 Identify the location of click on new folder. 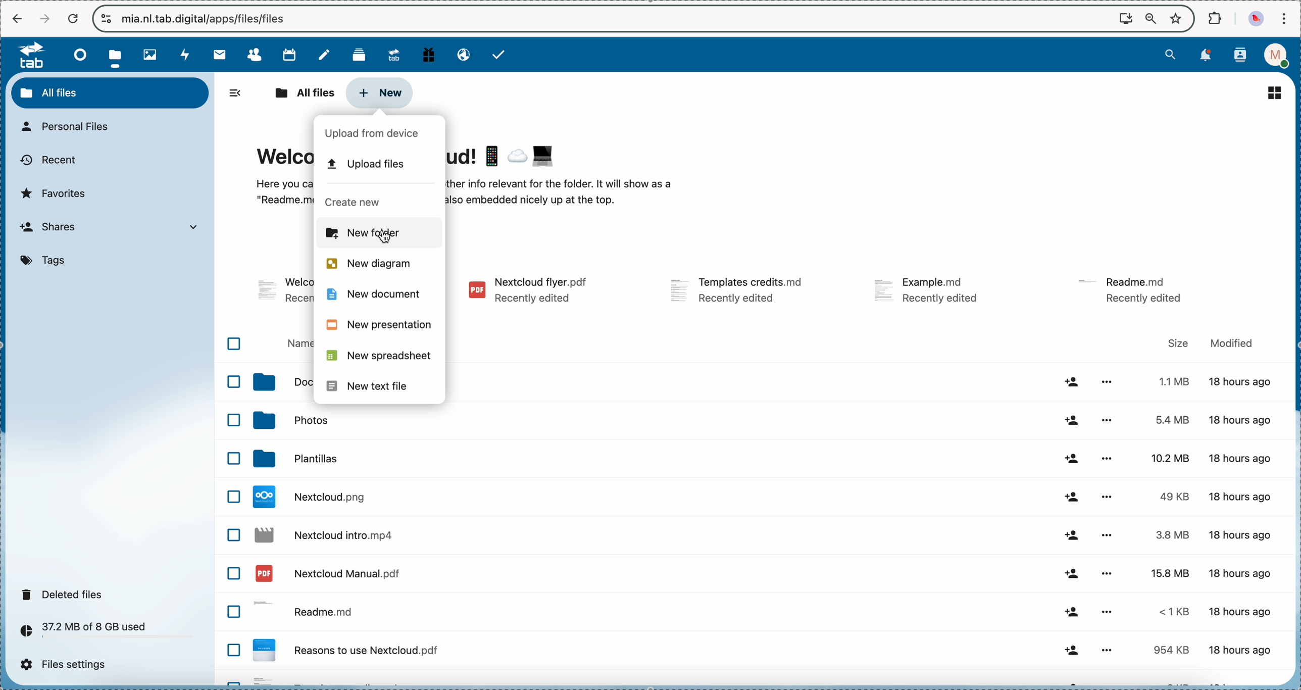
(380, 232).